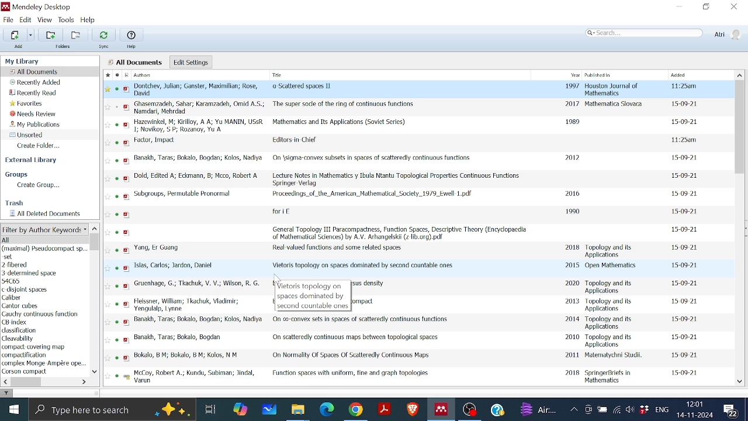 This screenshot has height=421, width=748. I want to click on pdf, so click(126, 162).